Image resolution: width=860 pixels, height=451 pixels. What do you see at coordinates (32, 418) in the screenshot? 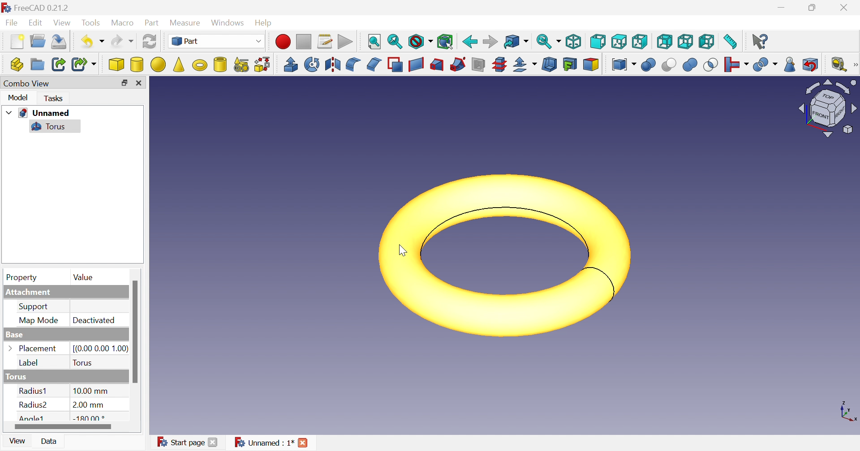
I see `Angle1` at bounding box center [32, 418].